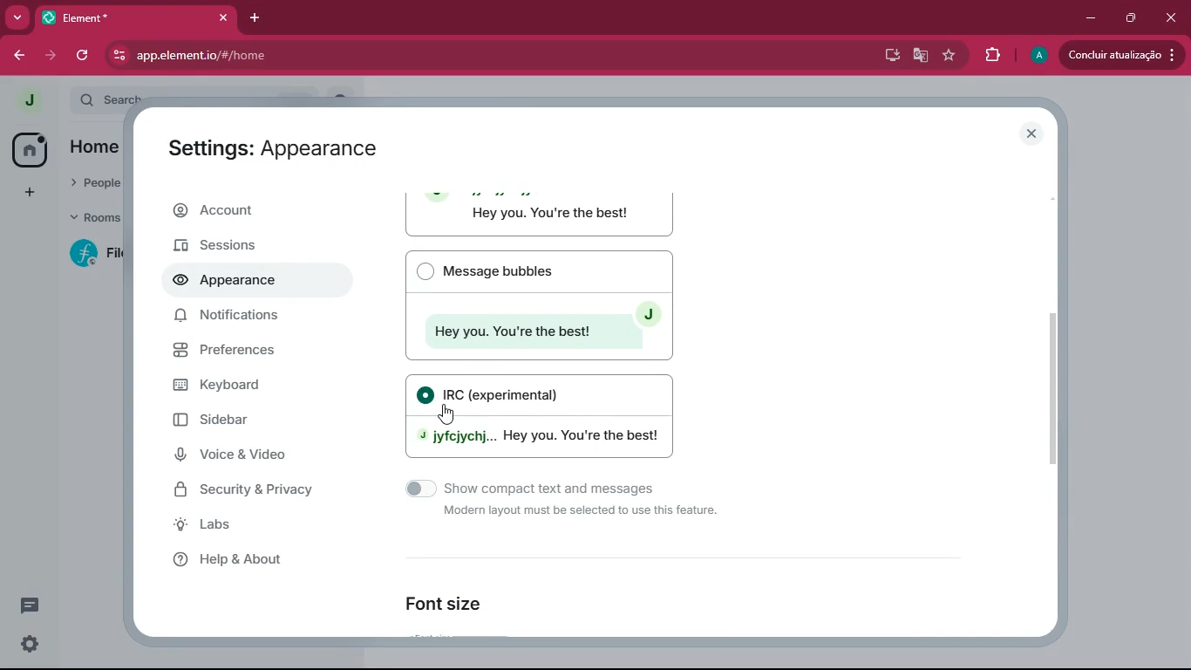  I want to click on settings, so click(30, 645).